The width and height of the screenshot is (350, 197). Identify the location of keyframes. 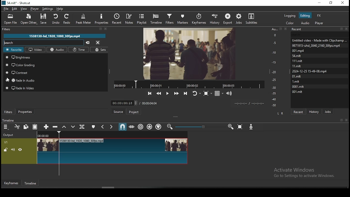
(199, 19).